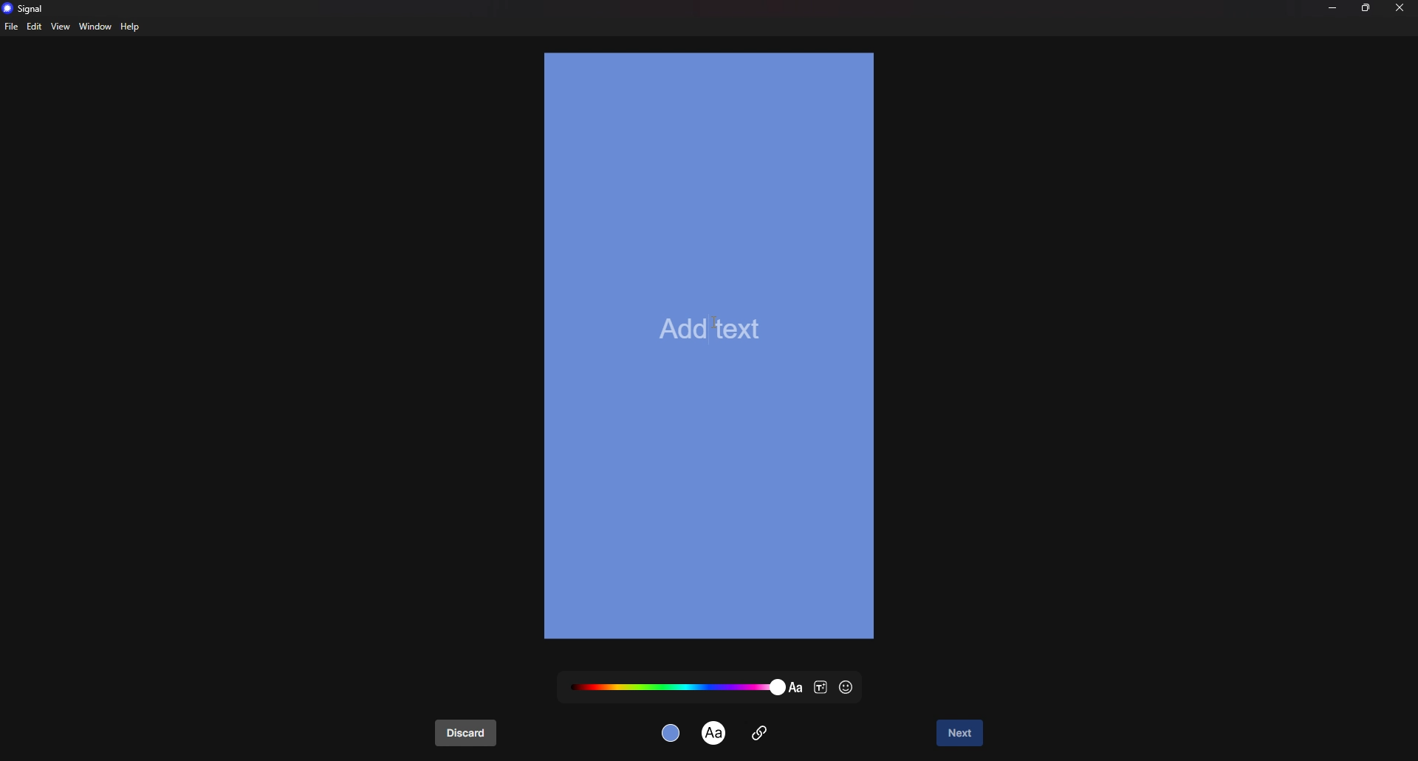 The image size is (1418, 761). Describe the element at coordinates (673, 732) in the screenshot. I see `background color` at that location.